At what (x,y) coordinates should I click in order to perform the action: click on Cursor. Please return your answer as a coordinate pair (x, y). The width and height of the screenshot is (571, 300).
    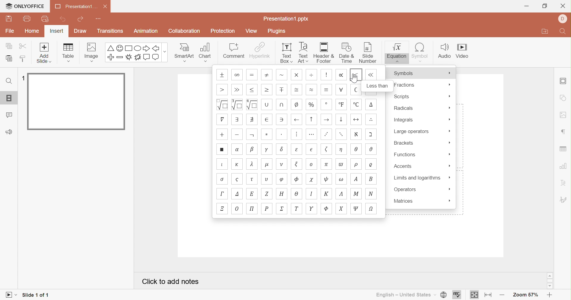
    Looking at the image, I should click on (354, 79).